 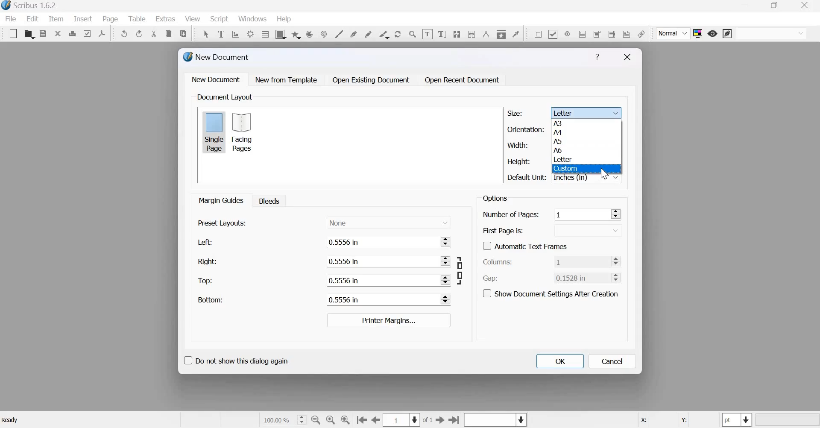 What do you see at coordinates (517, 145) in the screenshot?
I see `Width: ` at bounding box center [517, 145].